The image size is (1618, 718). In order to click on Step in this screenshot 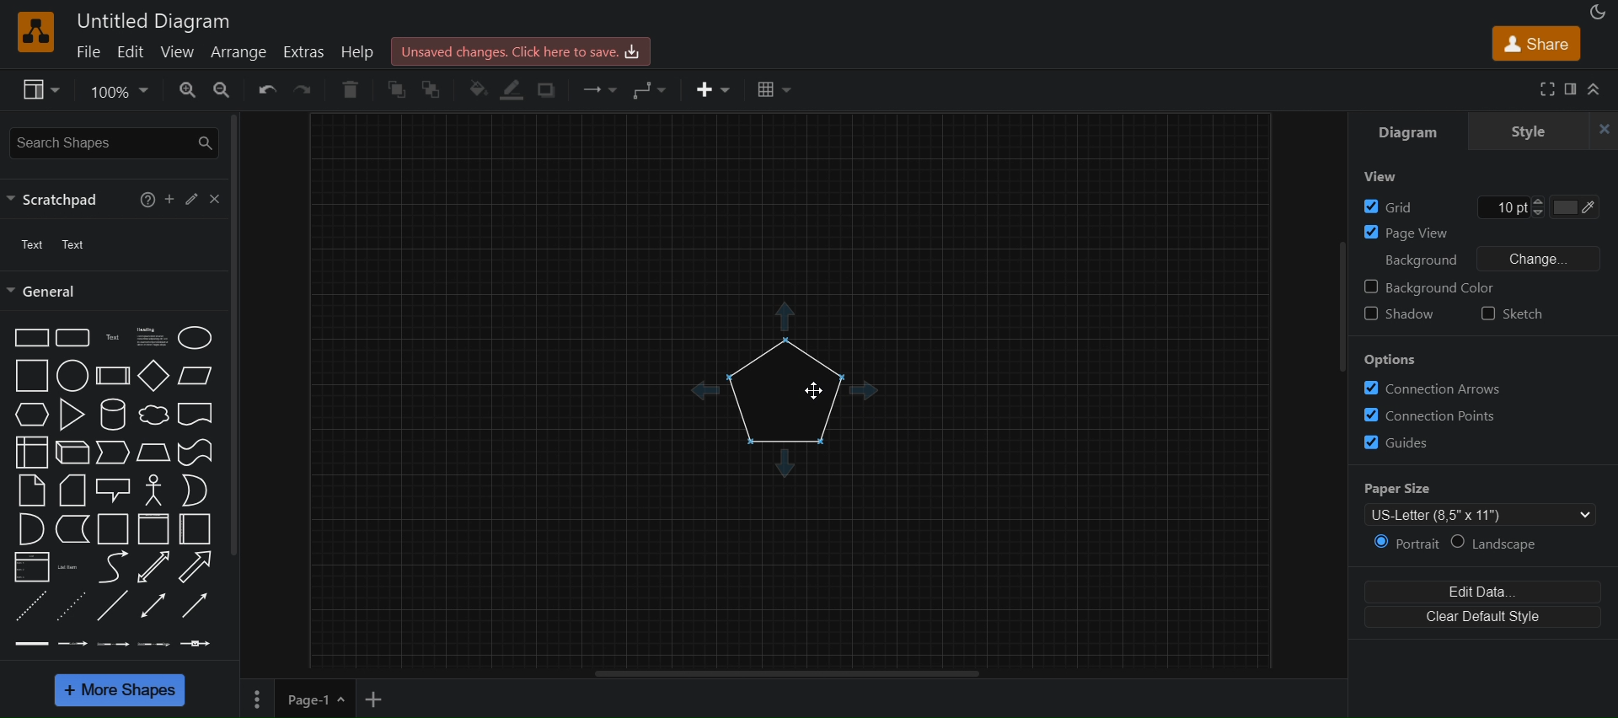, I will do `click(113, 453)`.